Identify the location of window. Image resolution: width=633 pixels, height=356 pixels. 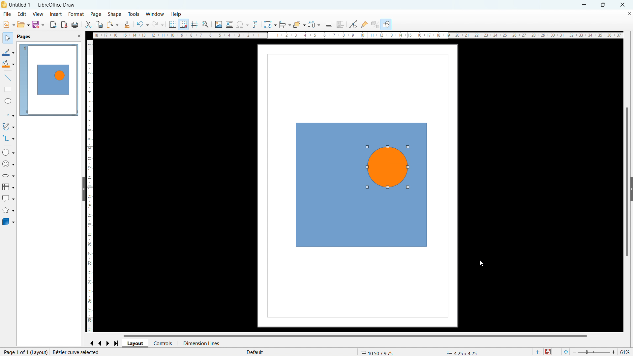
(155, 14).